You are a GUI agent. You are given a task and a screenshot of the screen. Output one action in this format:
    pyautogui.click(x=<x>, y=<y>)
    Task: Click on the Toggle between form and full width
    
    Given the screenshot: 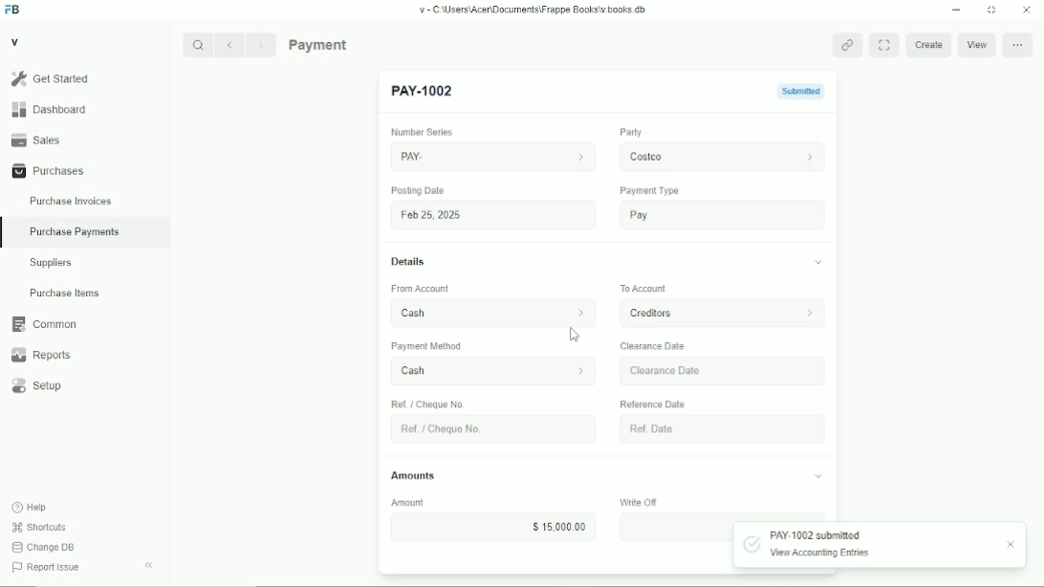 What is the action you would take?
    pyautogui.click(x=883, y=45)
    